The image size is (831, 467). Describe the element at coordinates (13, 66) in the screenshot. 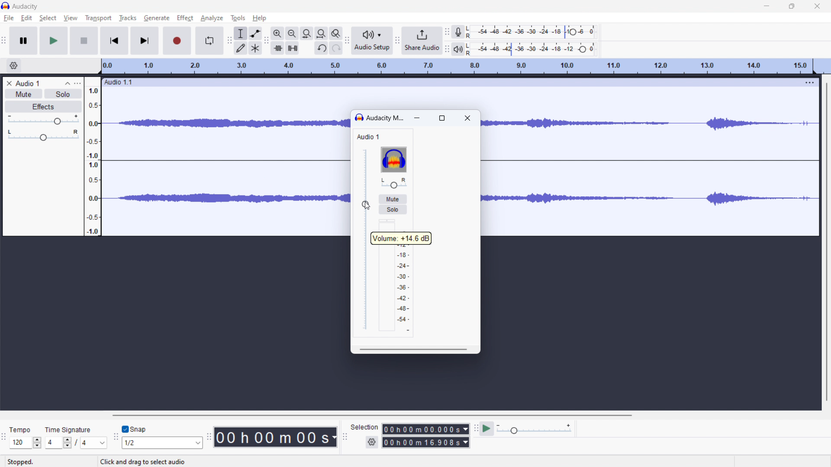

I see `timeline settings` at that location.